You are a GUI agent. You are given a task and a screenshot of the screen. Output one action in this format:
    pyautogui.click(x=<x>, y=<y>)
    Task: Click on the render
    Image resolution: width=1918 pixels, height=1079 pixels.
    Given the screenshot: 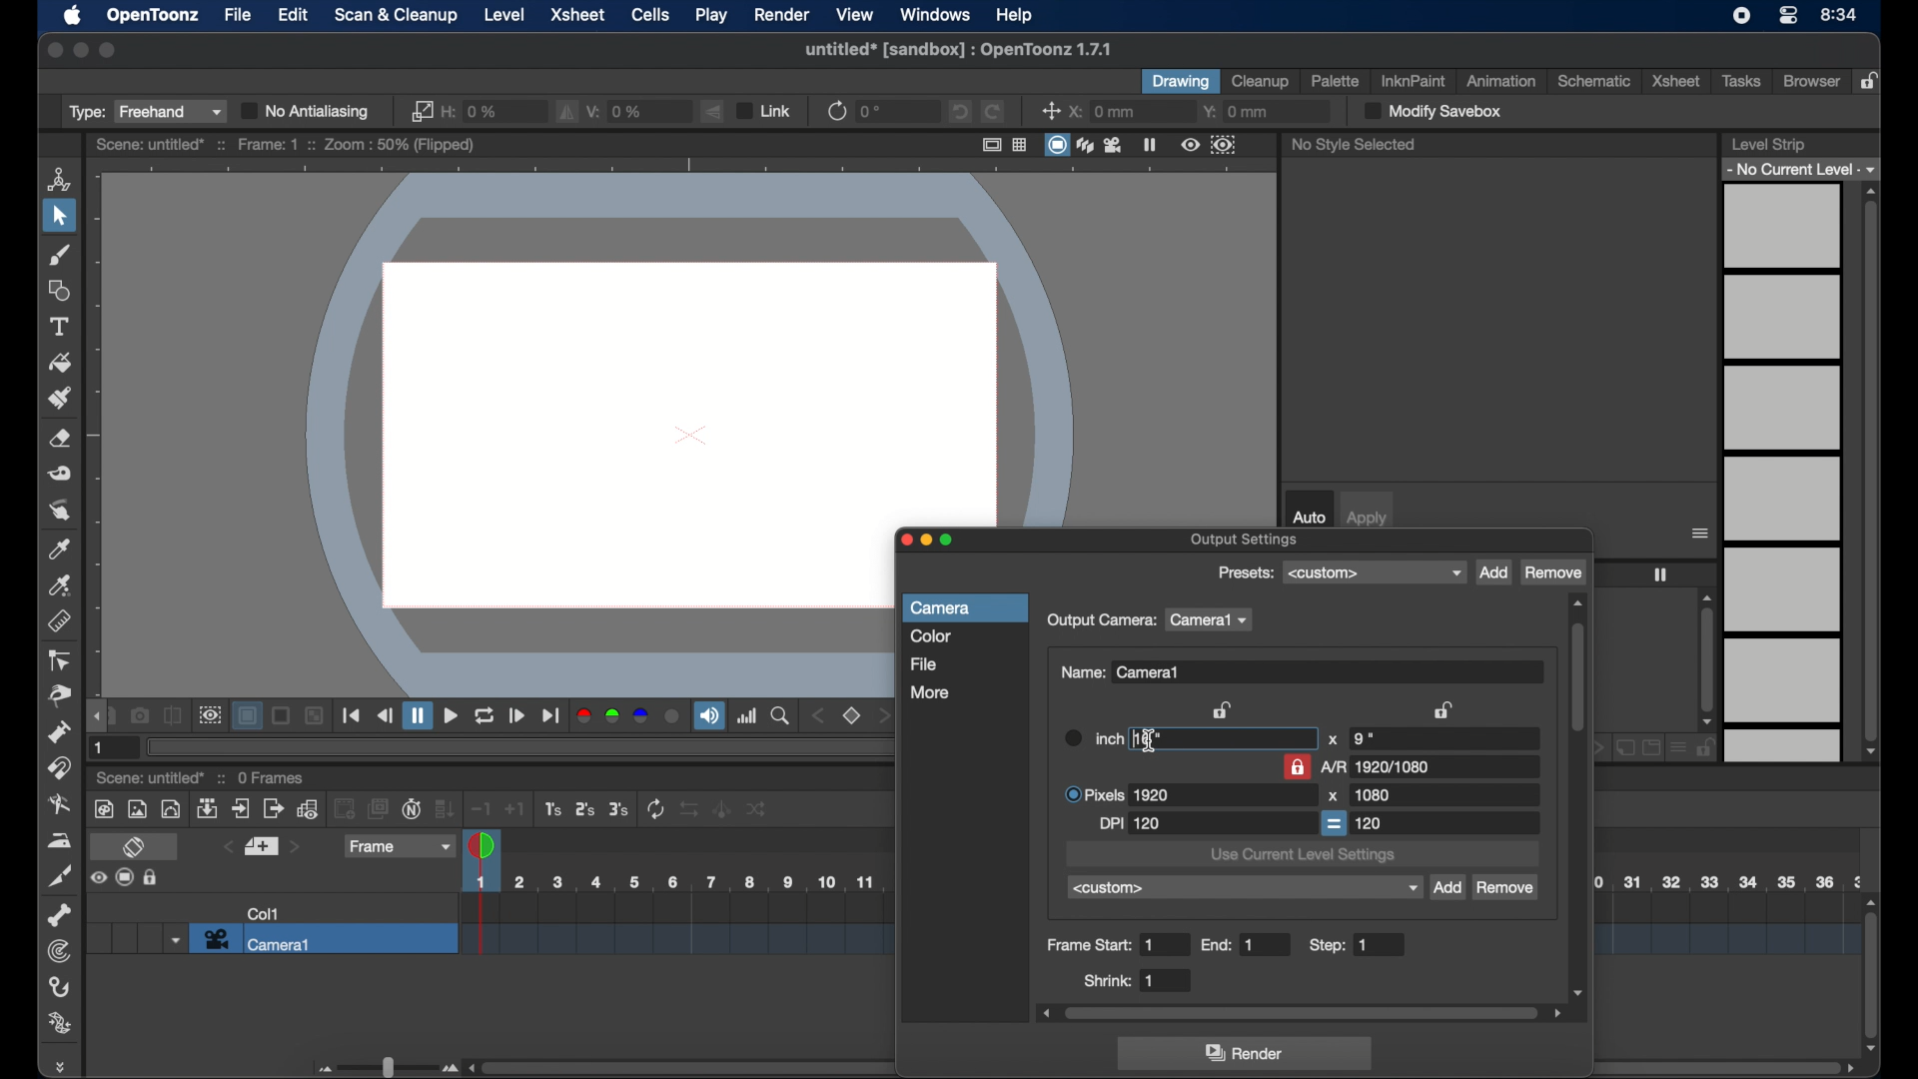 What is the action you would take?
    pyautogui.click(x=780, y=15)
    